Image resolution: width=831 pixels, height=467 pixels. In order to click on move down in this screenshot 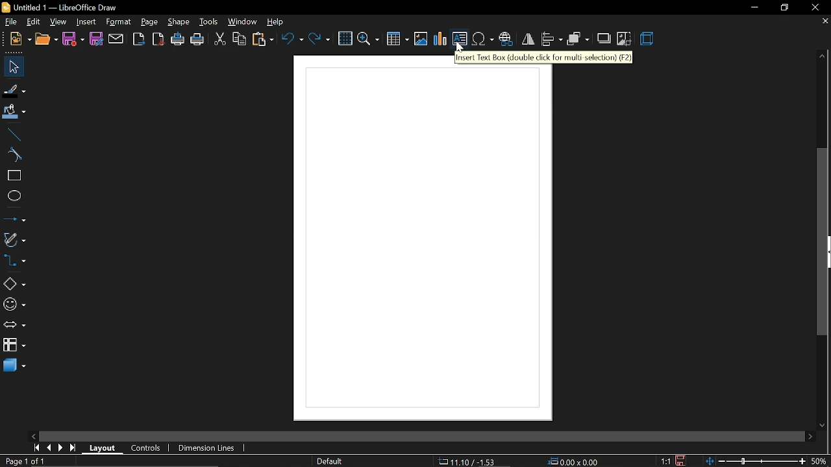, I will do `click(825, 423)`.